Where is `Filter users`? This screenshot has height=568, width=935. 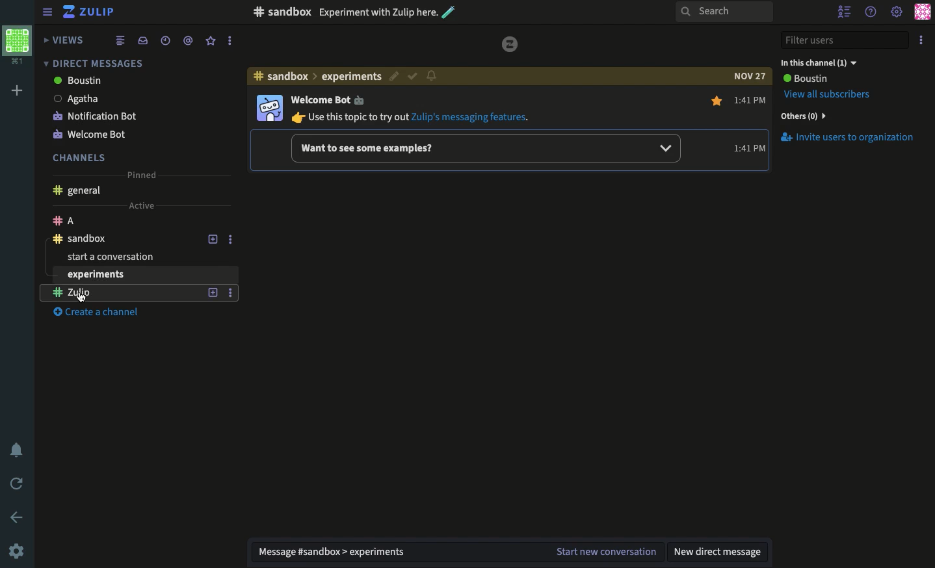 Filter users is located at coordinates (845, 41).